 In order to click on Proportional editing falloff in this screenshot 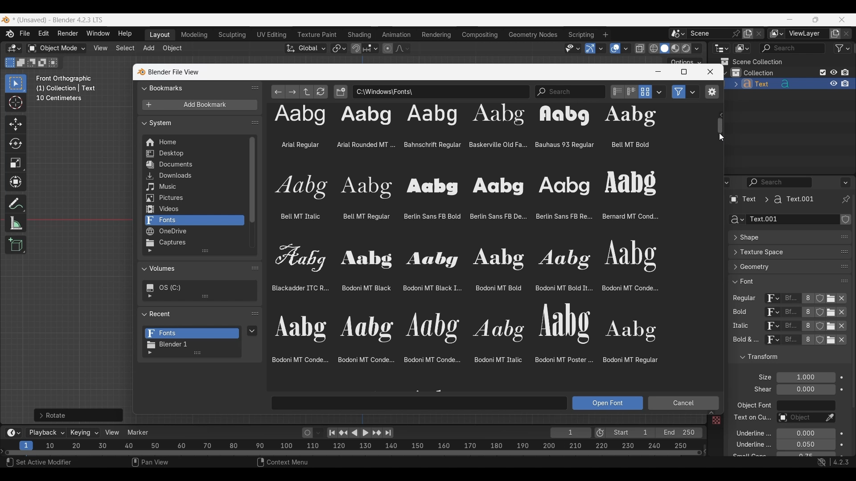, I will do `click(403, 48)`.